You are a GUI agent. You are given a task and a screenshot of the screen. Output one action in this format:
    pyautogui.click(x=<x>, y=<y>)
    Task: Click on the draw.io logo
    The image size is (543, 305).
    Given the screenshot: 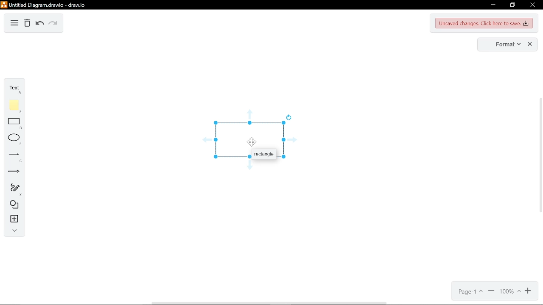 What is the action you would take?
    pyautogui.click(x=4, y=5)
    